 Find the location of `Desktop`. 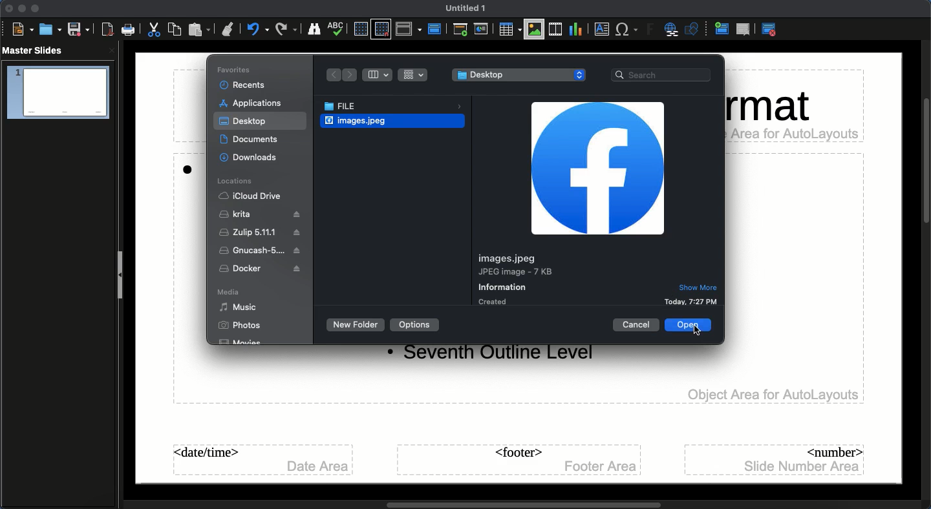

Desktop is located at coordinates (243, 121).